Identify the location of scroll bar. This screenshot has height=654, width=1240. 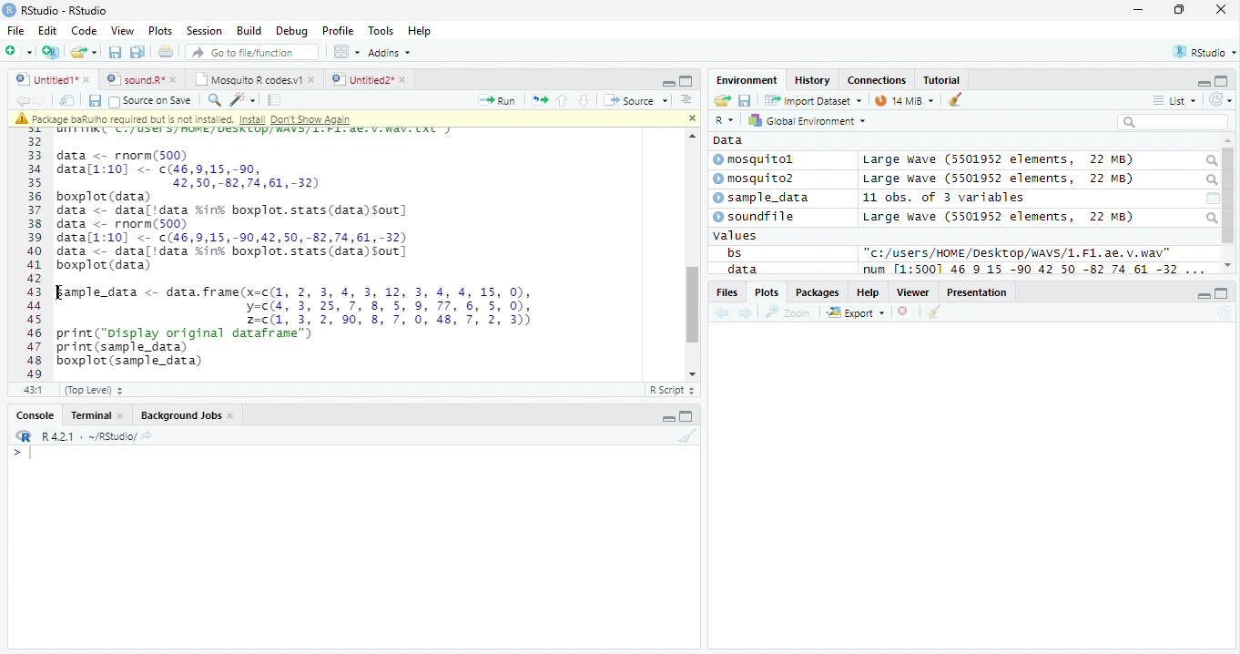
(1229, 196).